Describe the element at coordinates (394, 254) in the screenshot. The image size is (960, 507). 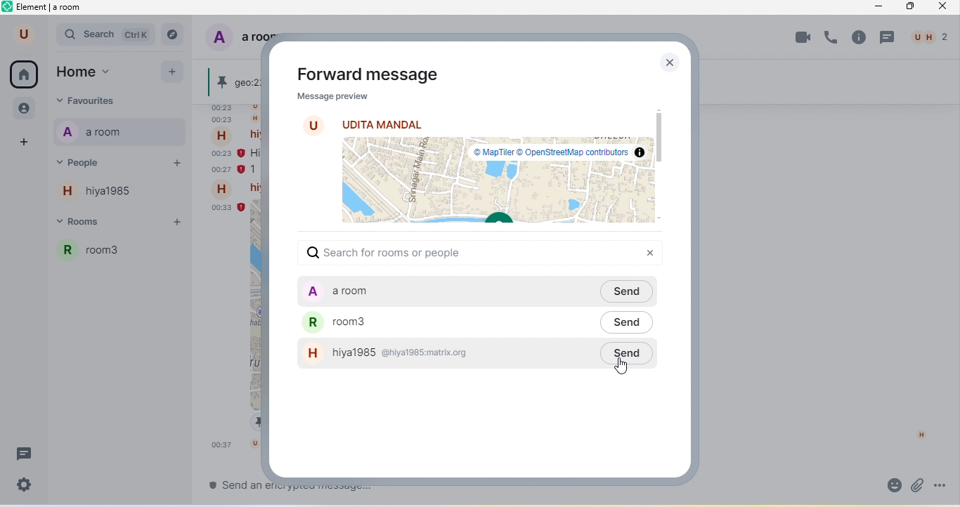
I see `search for room or people` at that location.